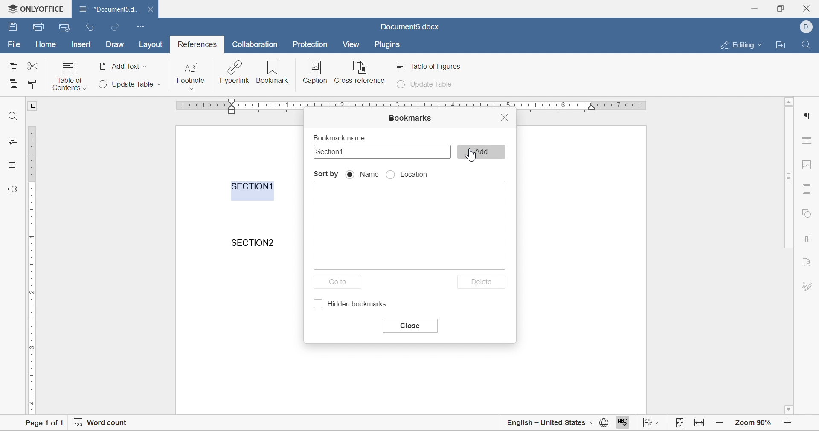 The image size is (819, 431). What do you see at coordinates (473, 154) in the screenshot?
I see `Cursor` at bounding box center [473, 154].